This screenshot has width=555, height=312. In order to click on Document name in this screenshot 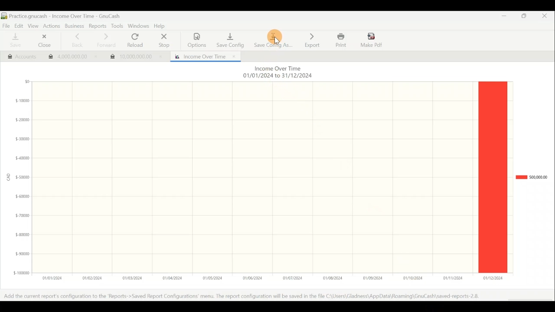, I will do `click(65, 16)`.